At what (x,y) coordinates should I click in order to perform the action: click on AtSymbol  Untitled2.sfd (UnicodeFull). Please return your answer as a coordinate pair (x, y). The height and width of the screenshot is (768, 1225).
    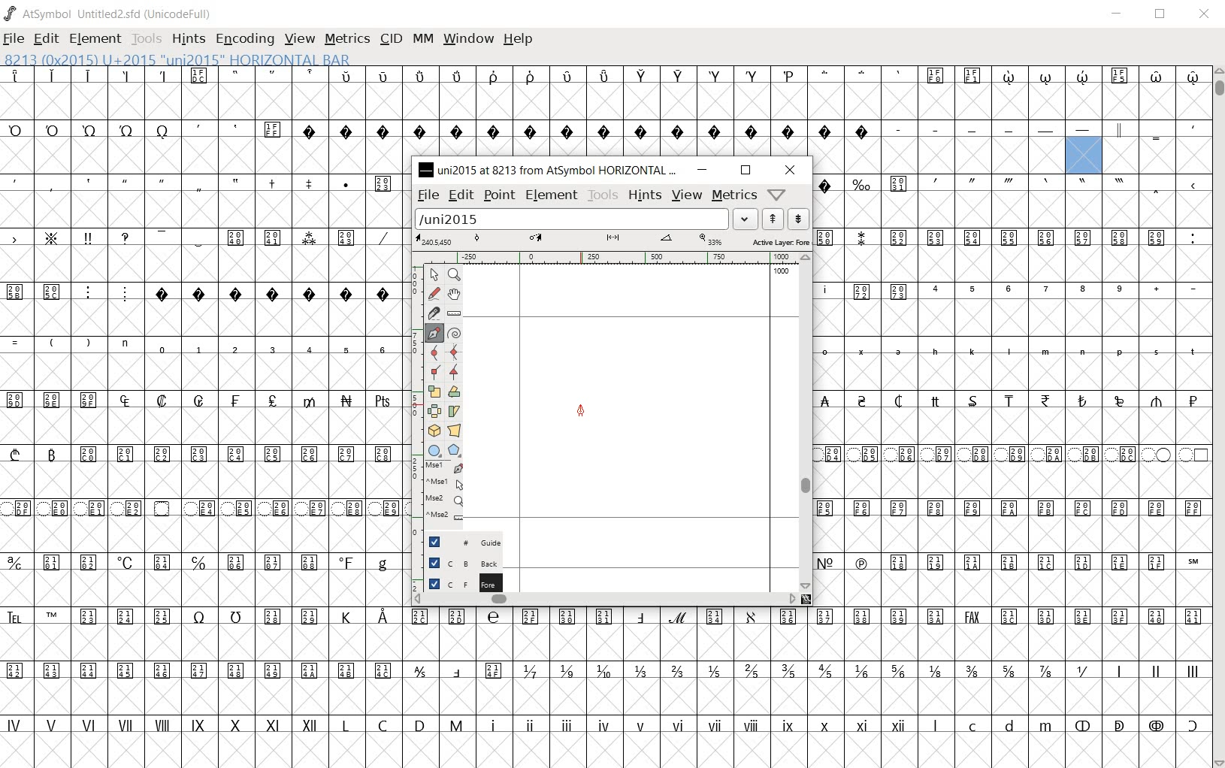
    Looking at the image, I should click on (109, 14).